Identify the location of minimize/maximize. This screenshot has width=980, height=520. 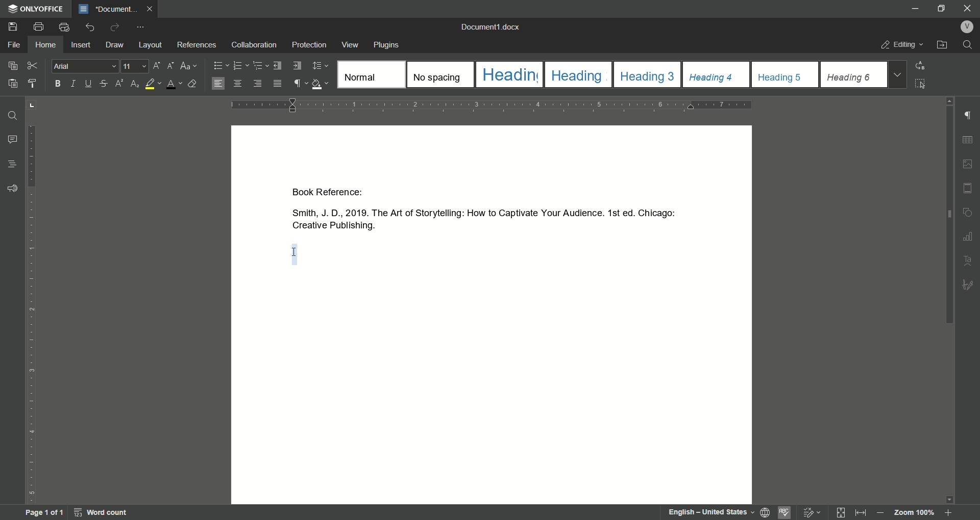
(940, 10).